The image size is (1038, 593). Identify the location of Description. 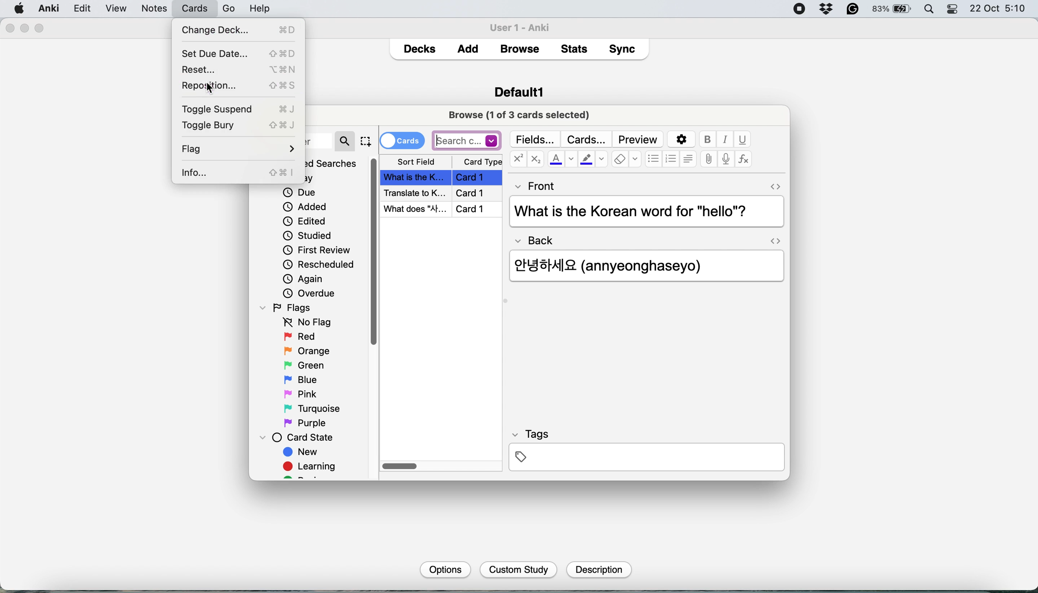
(598, 570).